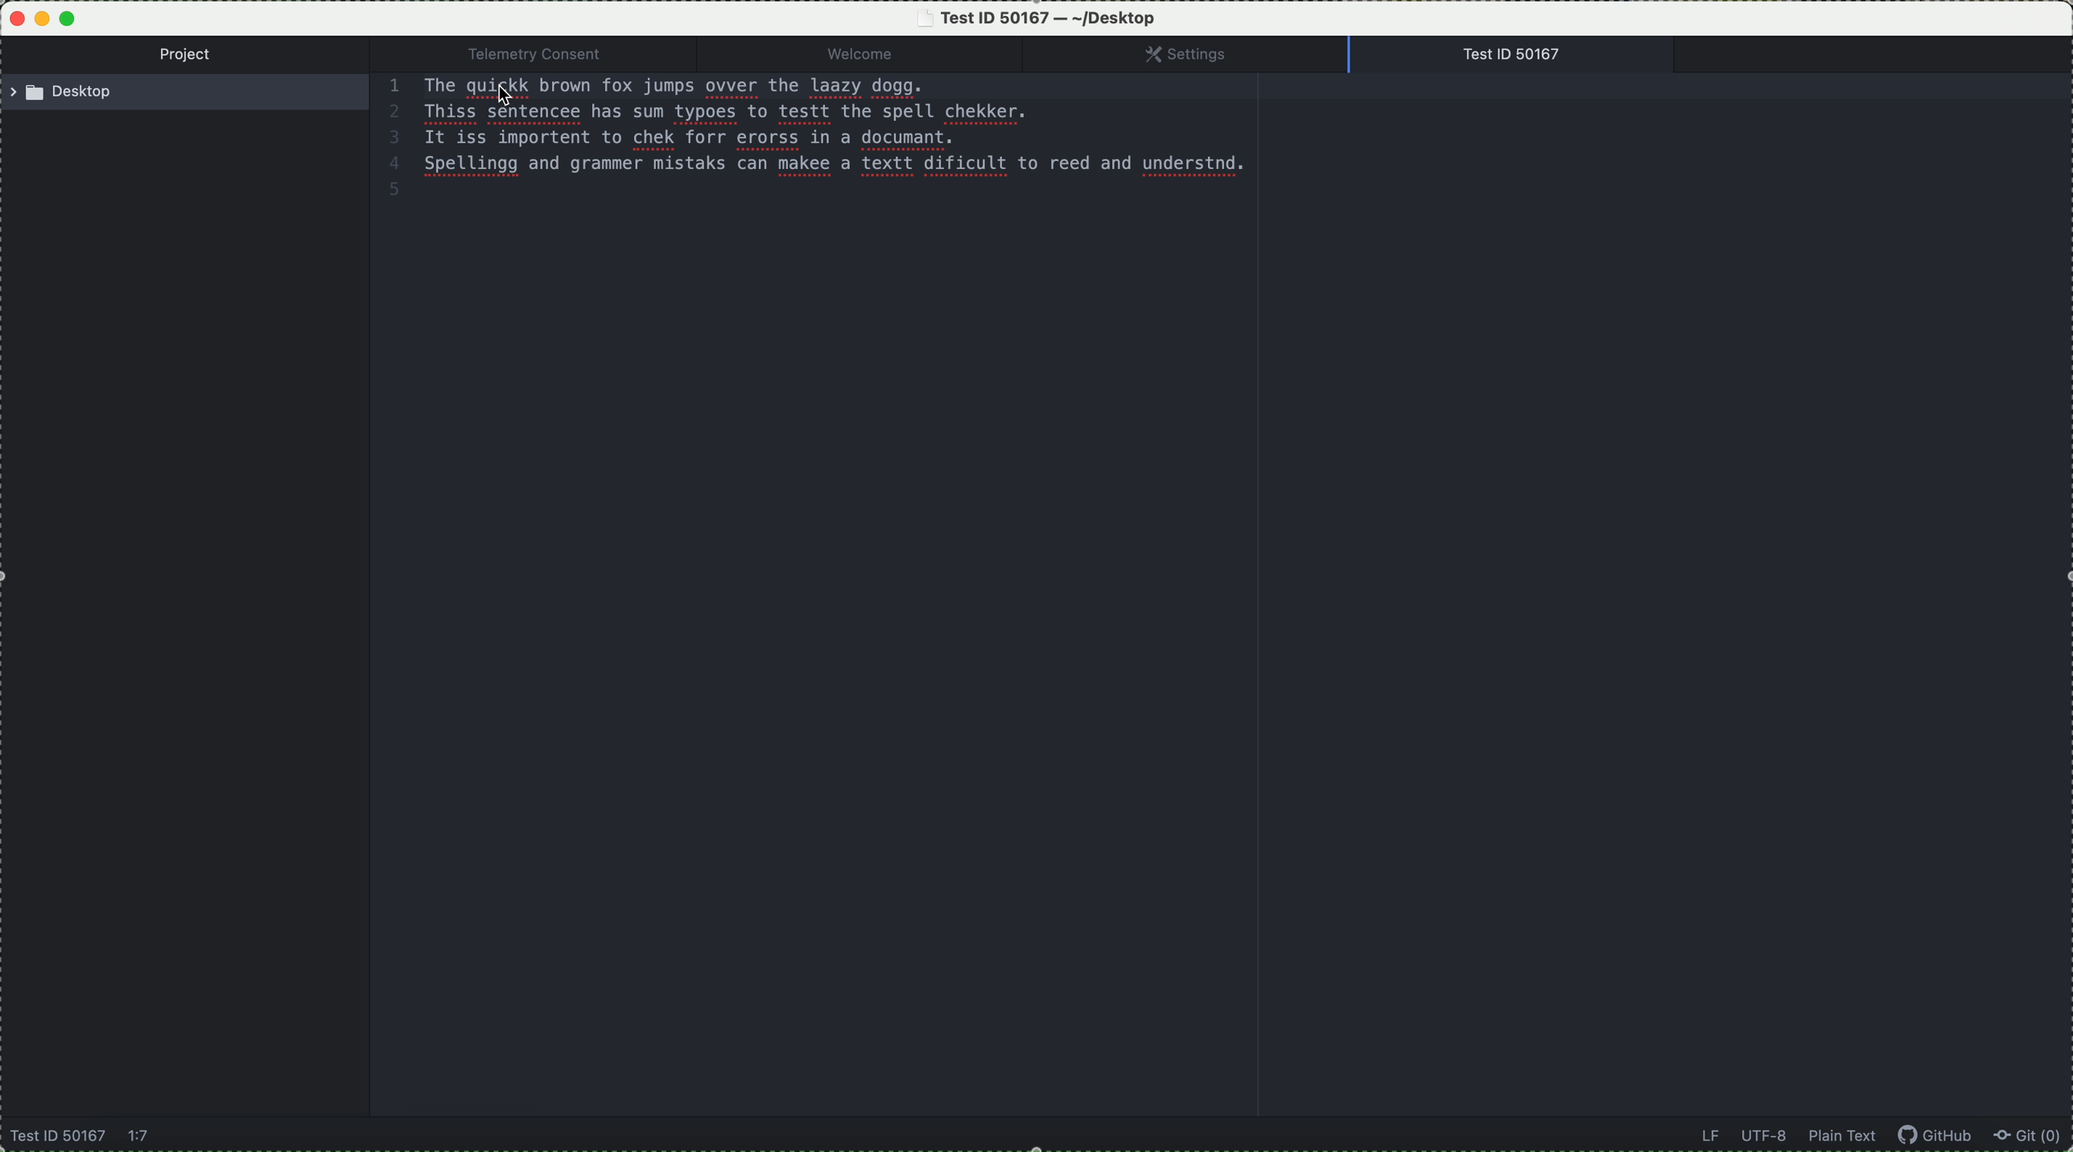  What do you see at coordinates (1041, 18) in the screenshot?
I see `file name` at bounding box center [1041, 18].